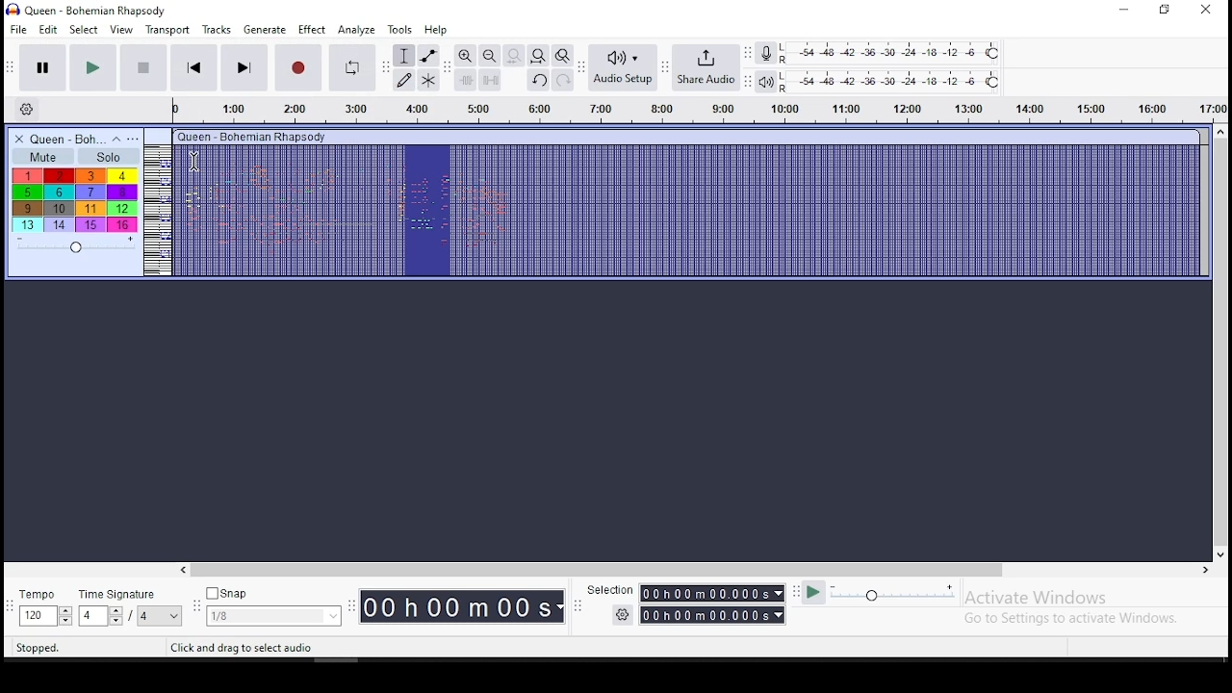  I want to click on multi tool, so click(429, 81).